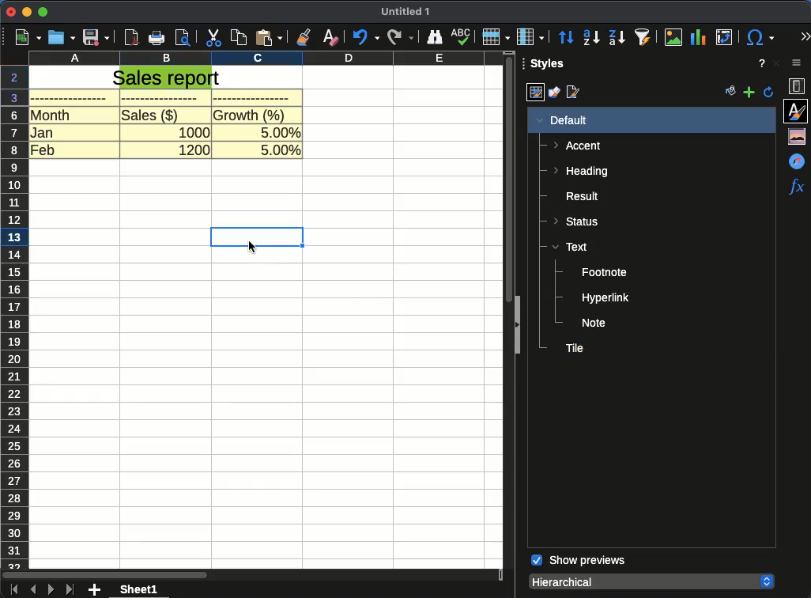 Image resolution: width=811 pixels, height=598 pixels. I want to click on page styles, so click(575, 93).